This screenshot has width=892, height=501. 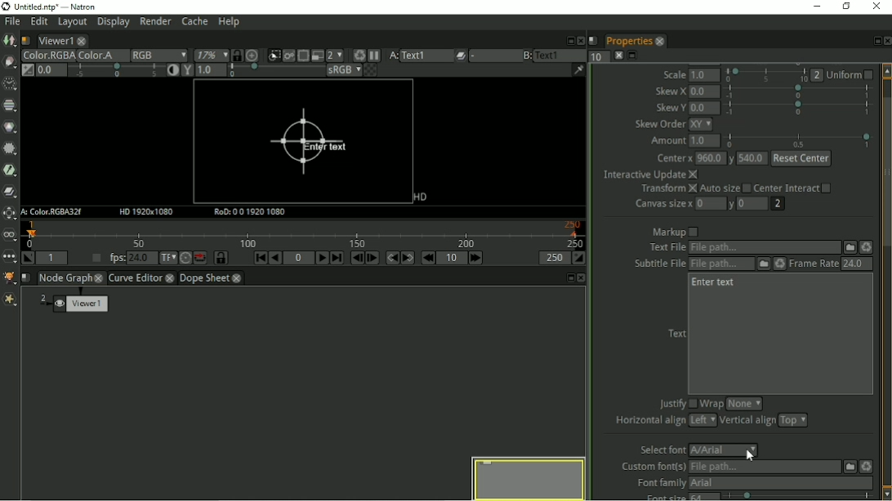 I want to click on Justify, so click(x=677, y=402).